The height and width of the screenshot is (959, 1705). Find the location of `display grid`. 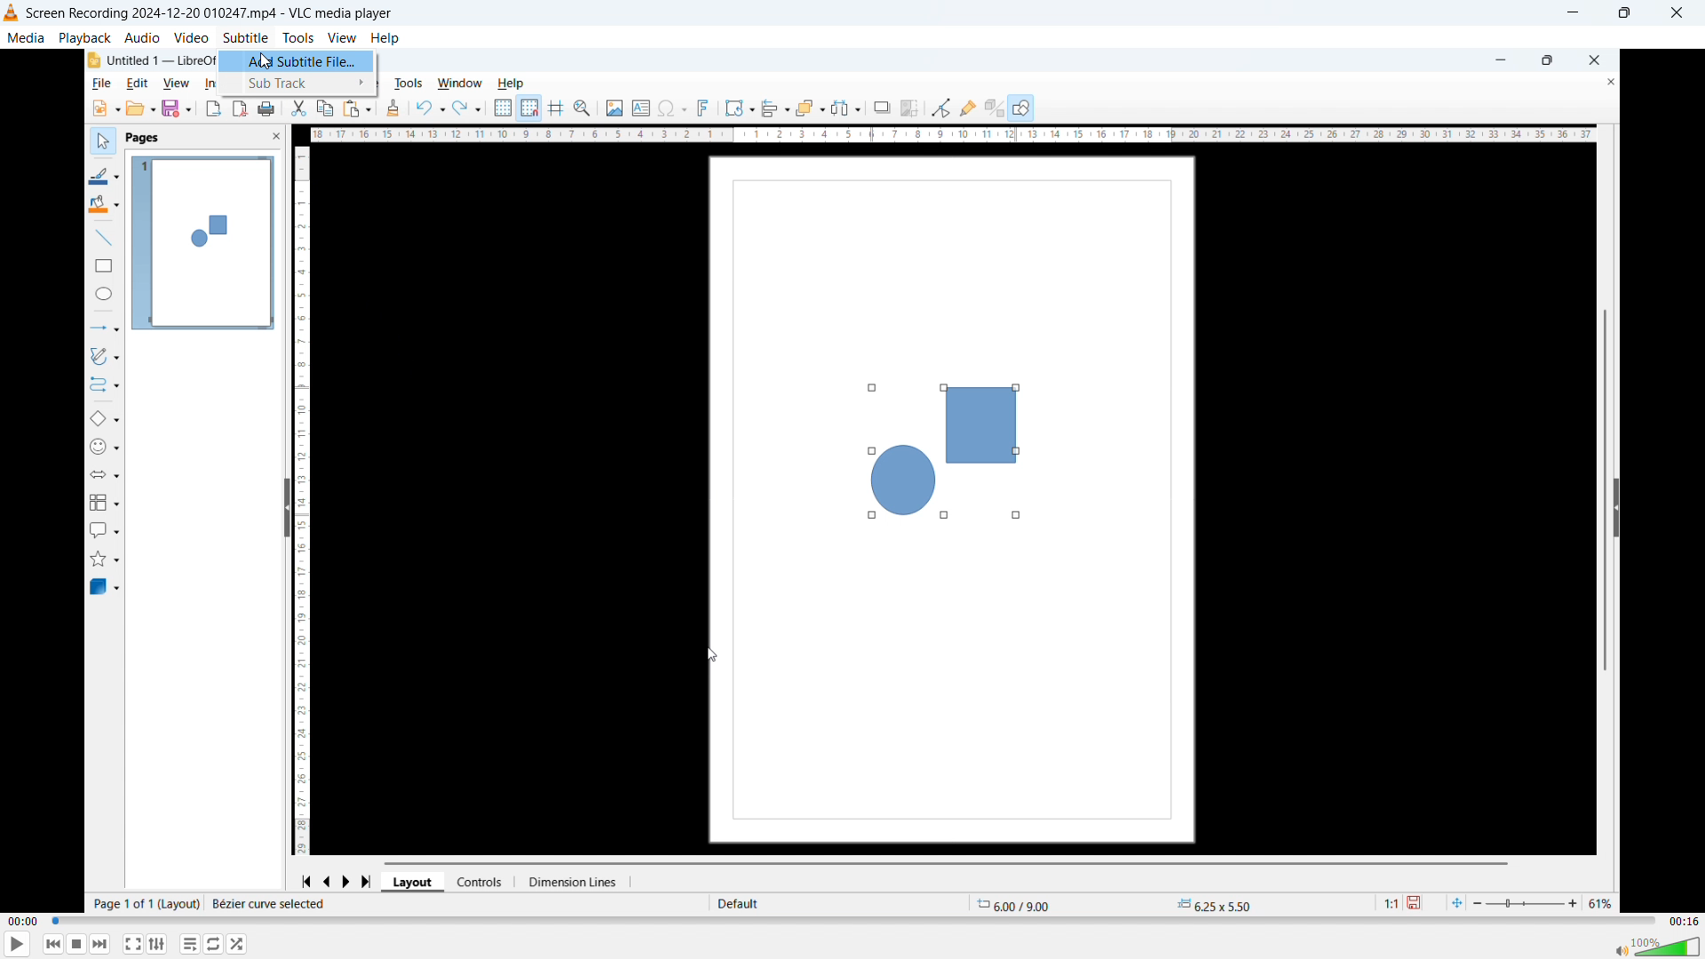

display grid is located at coordinates (504, 109).